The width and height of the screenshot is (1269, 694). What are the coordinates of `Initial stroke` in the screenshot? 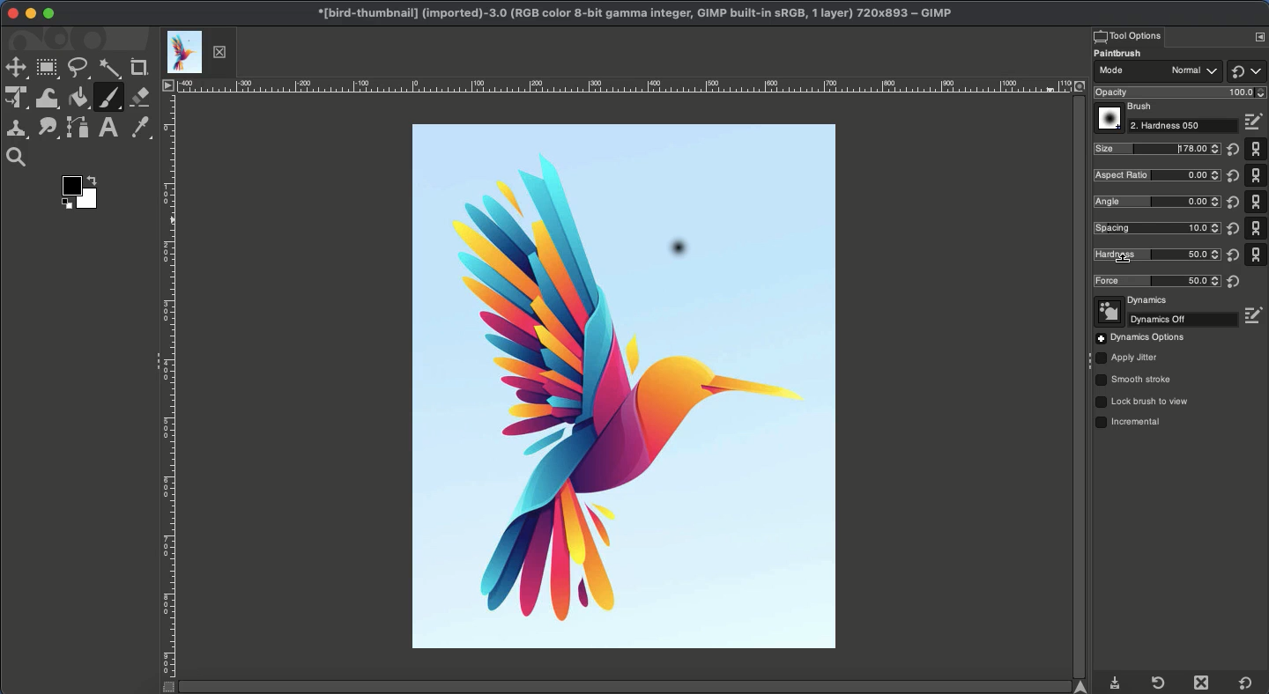 It's located at (677, 253).